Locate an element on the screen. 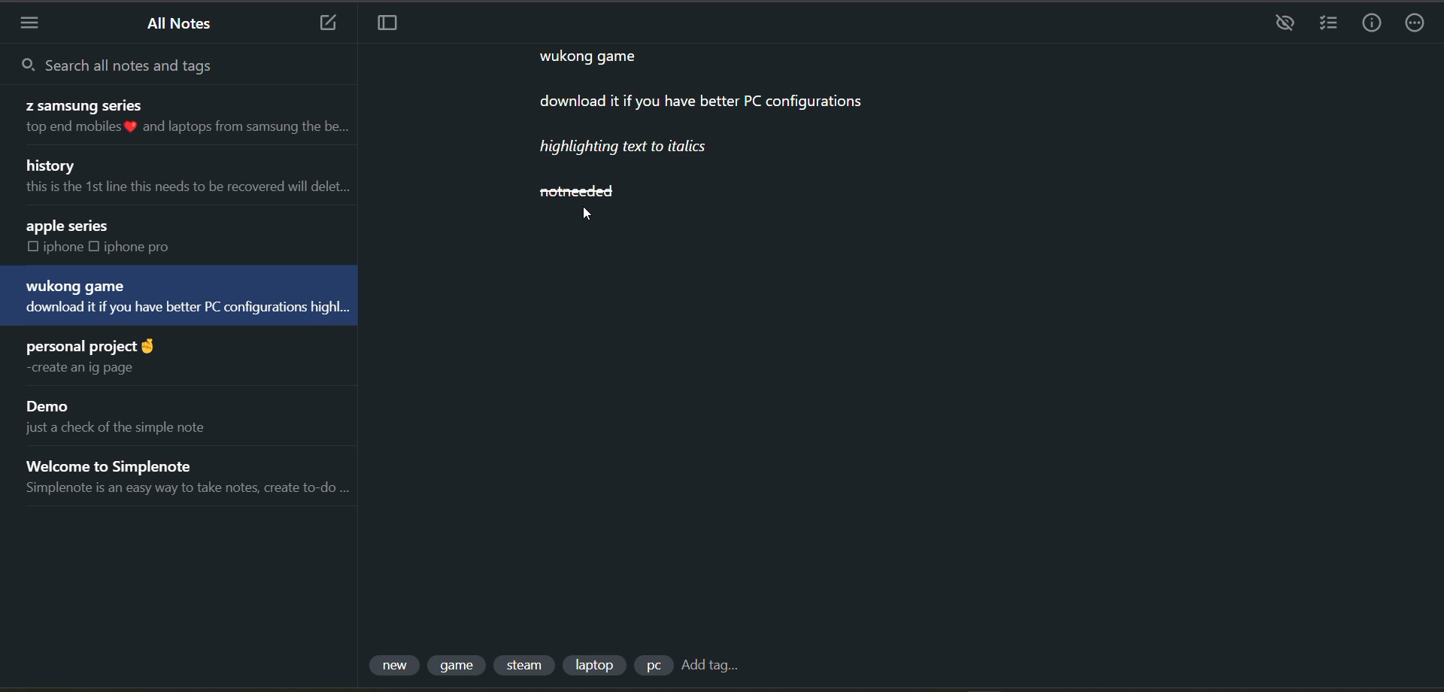 Image resolution: width=1444 pixels, height=692 pixels. tag 4 is located at coordinates (599, 663).